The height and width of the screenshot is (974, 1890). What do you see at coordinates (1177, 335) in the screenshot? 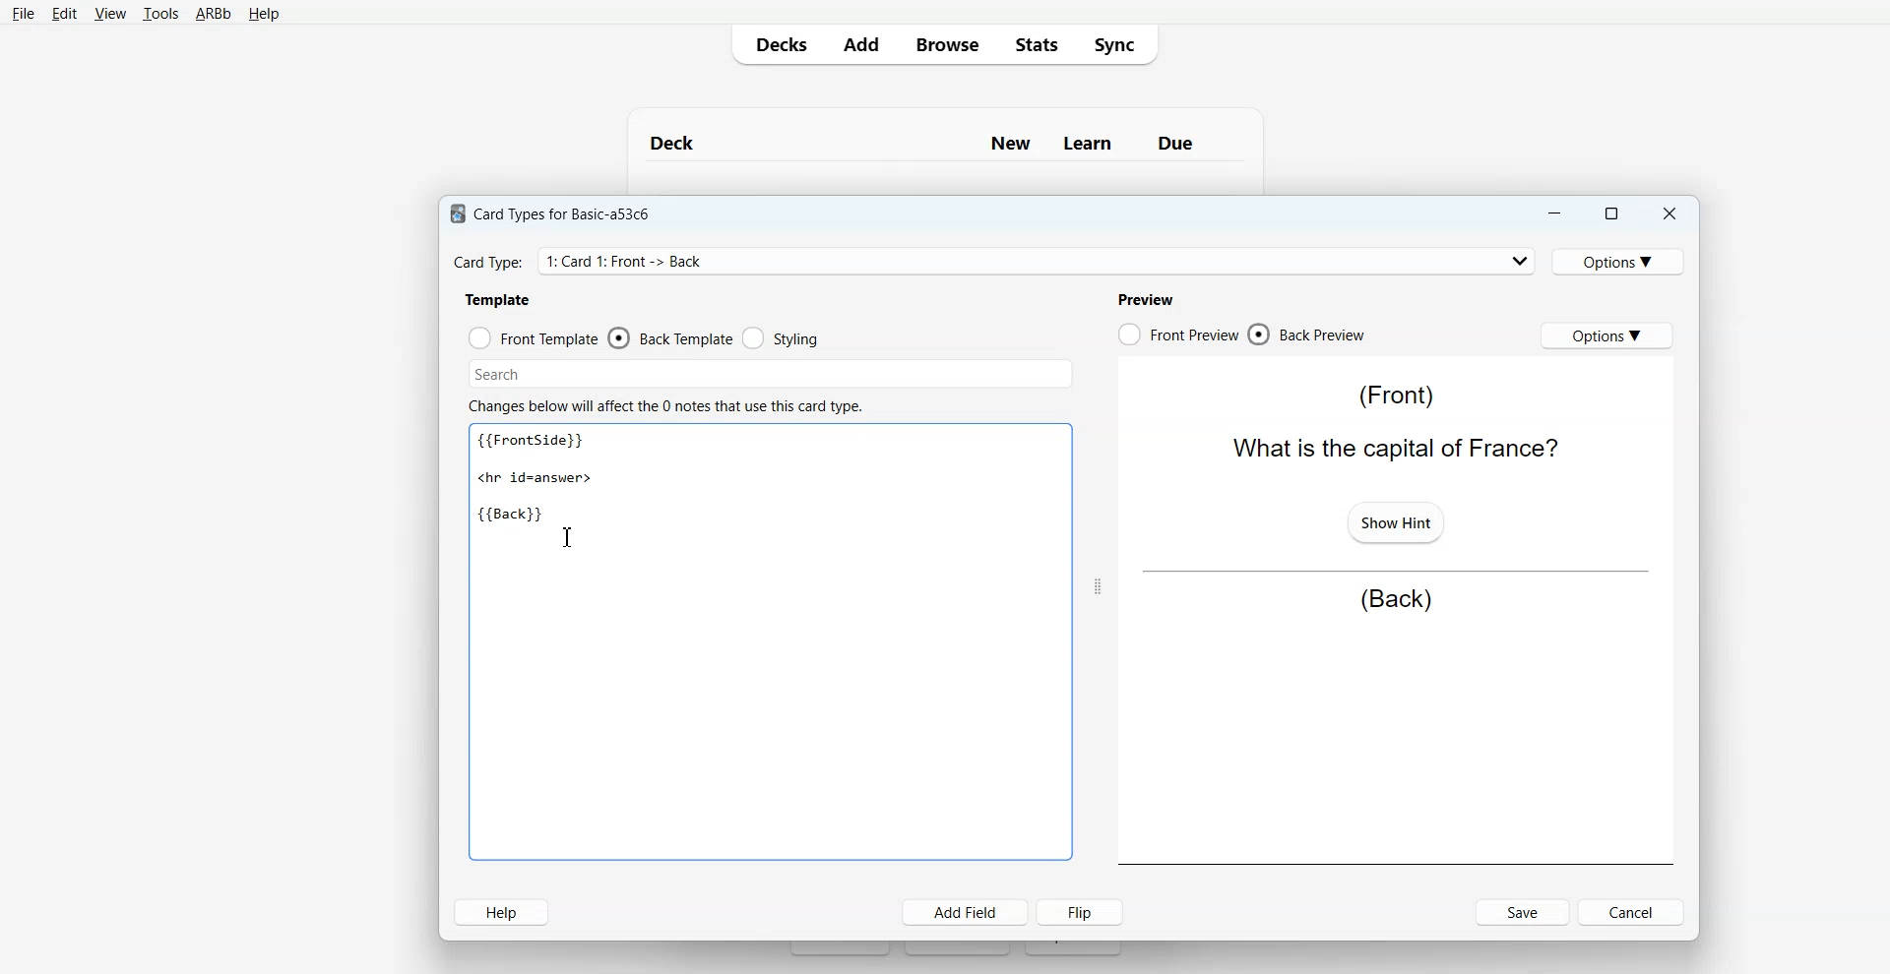
I see `Front Preview` at bounding box center [1177, 335].